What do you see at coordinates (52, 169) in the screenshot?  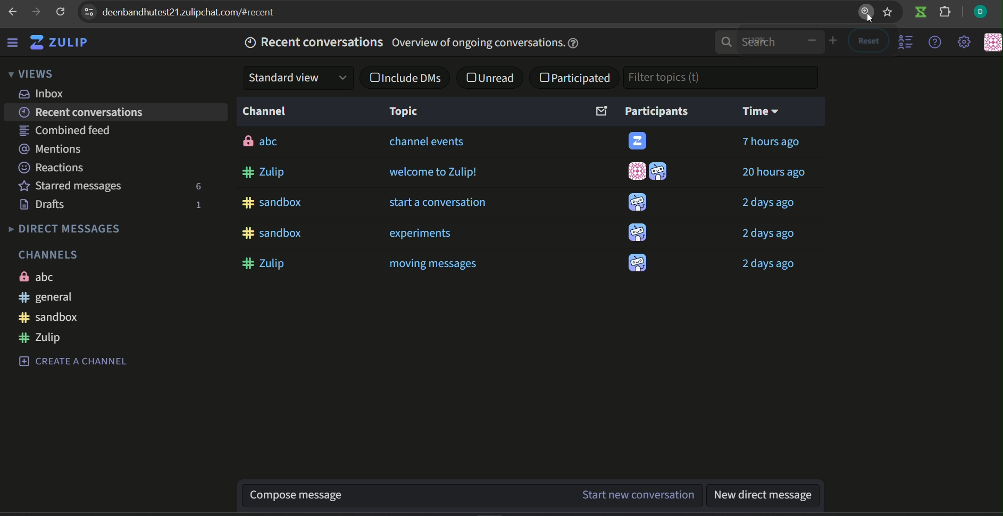 I see `reactions` at bounding box center [52, 169].